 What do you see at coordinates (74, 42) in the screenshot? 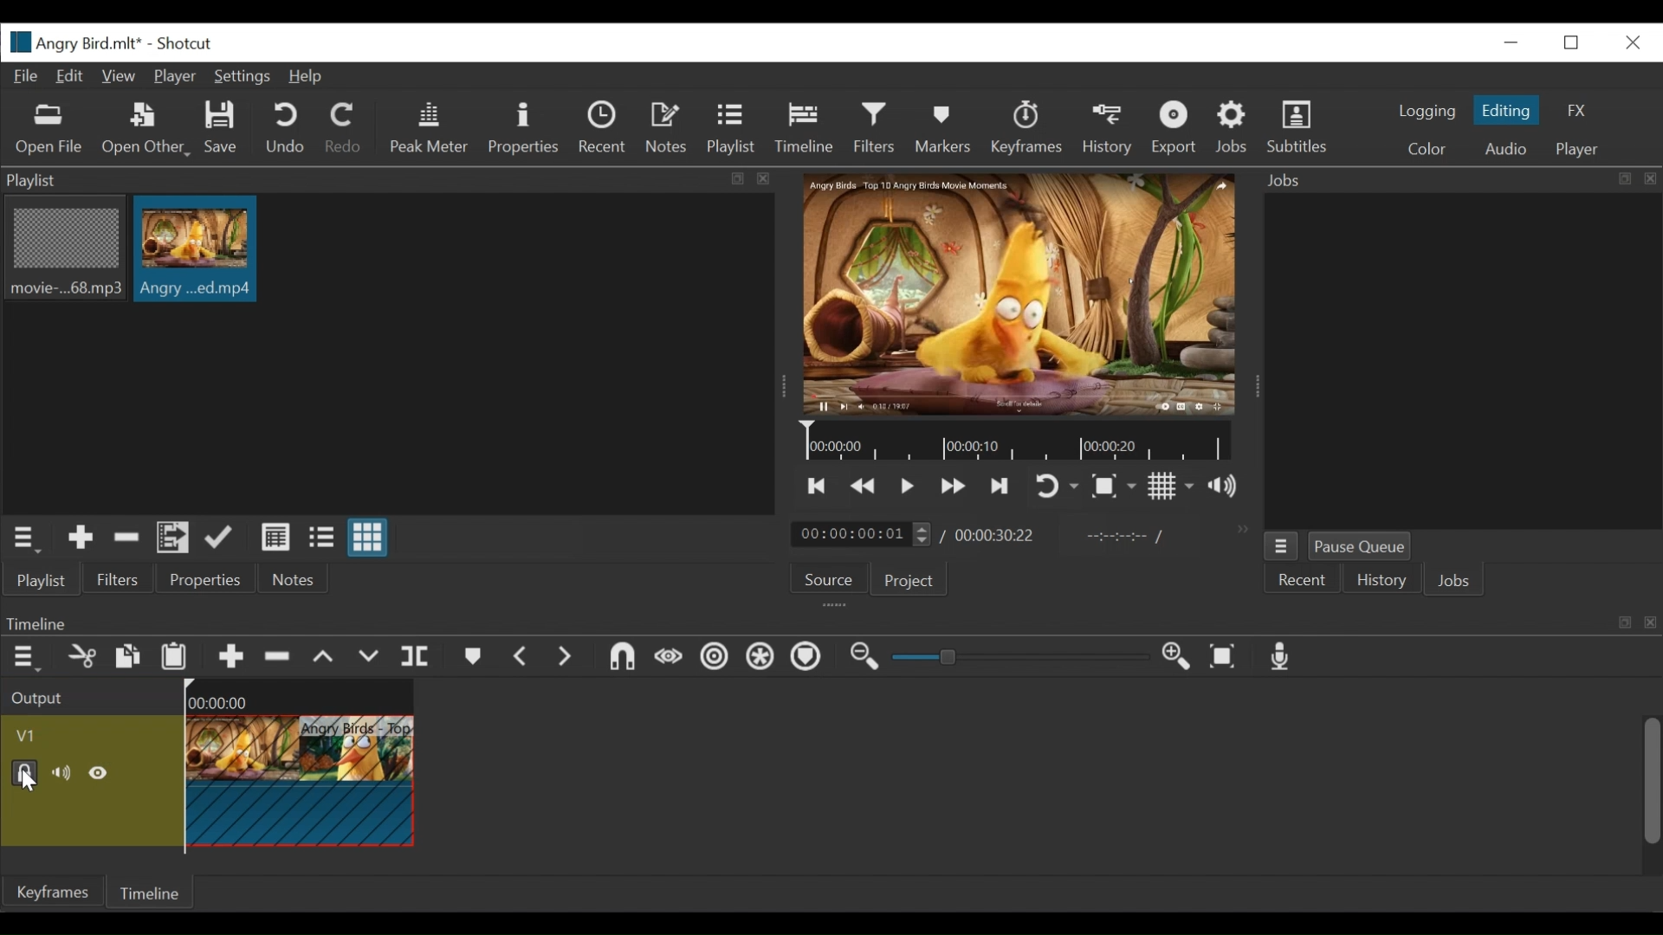
I see `File name` at bounding box center [74, 42].